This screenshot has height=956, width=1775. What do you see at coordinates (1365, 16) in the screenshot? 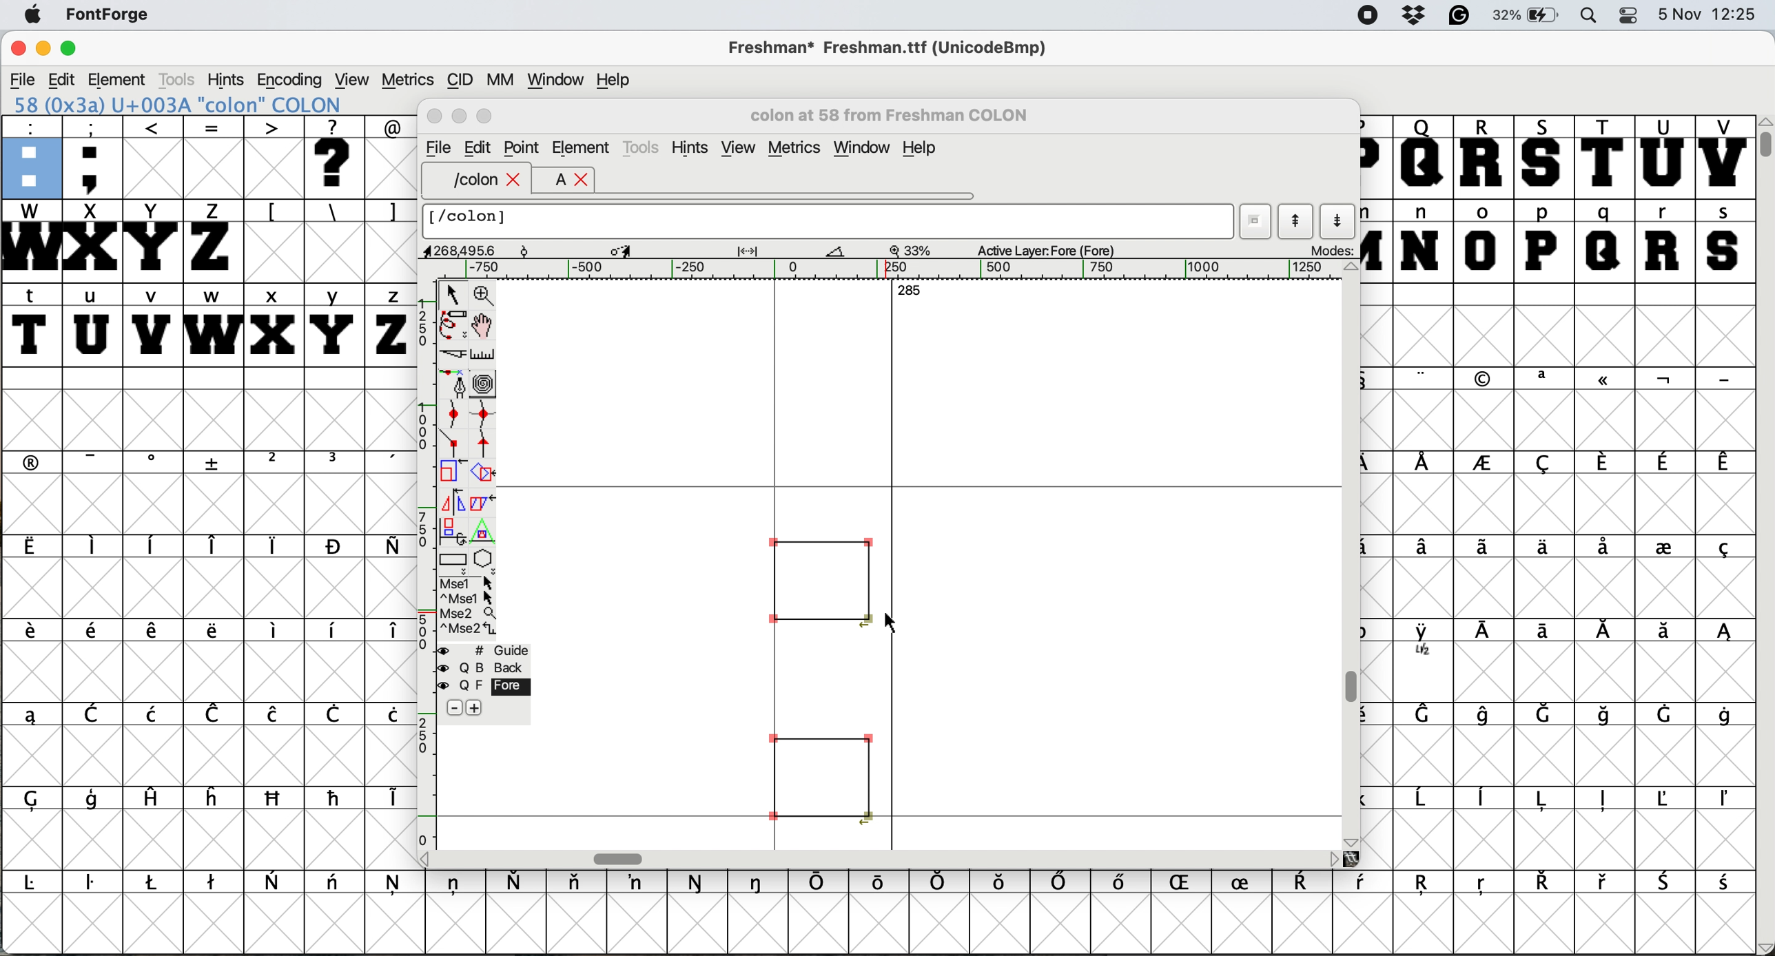
I see `screen recorder` at bounding box center [1365, 16].